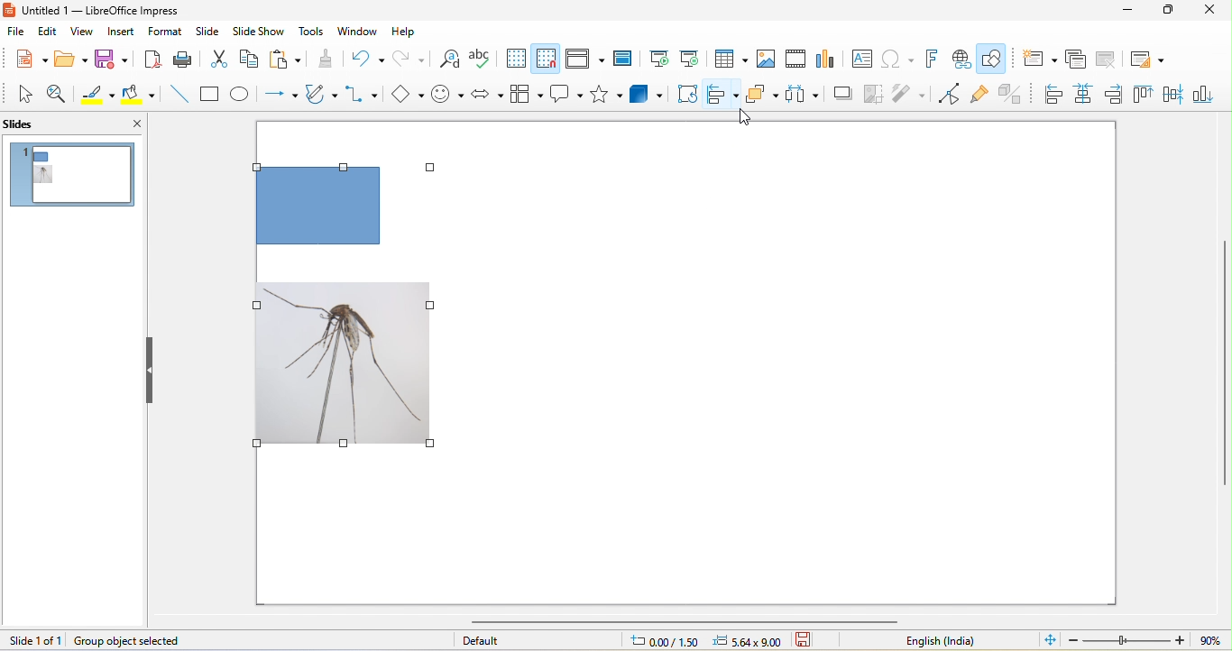 The height and width of the screenshot is (651, 1232). I want to click on close, so click(1205, 12).